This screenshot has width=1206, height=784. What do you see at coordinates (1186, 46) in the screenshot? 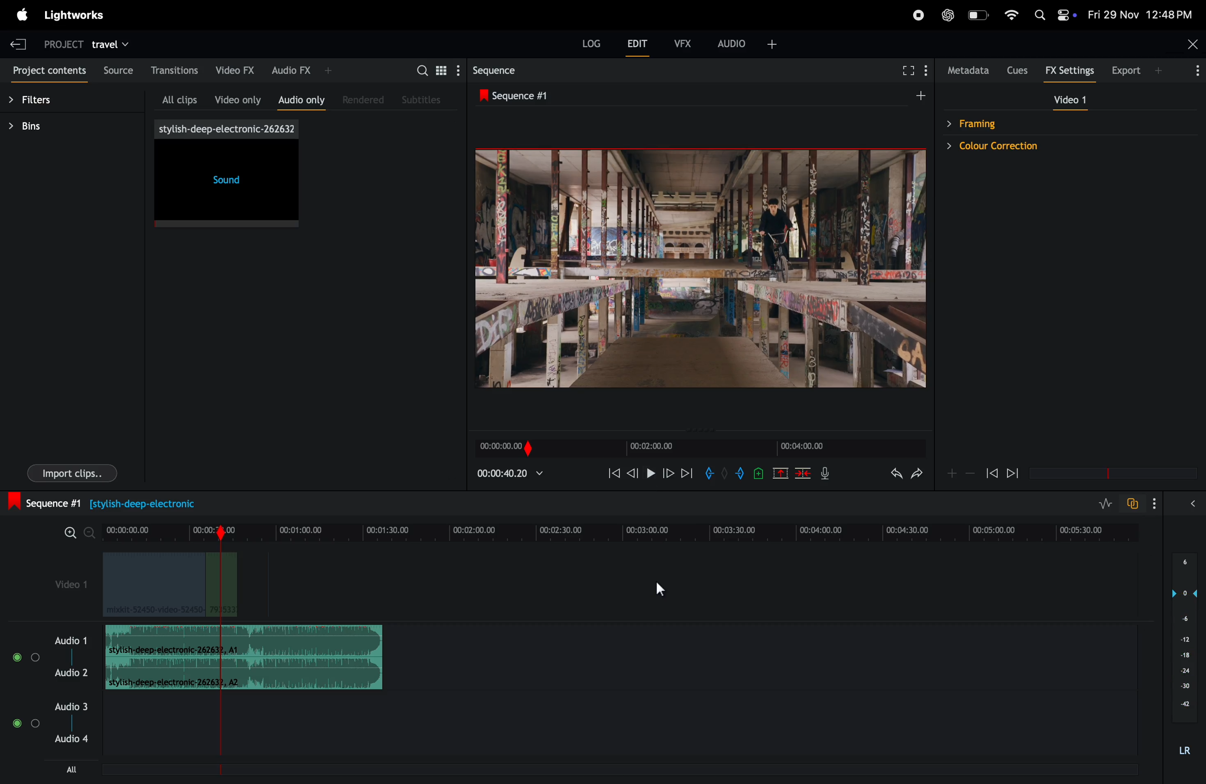
I see `close` at bounding box center [1186, 46].